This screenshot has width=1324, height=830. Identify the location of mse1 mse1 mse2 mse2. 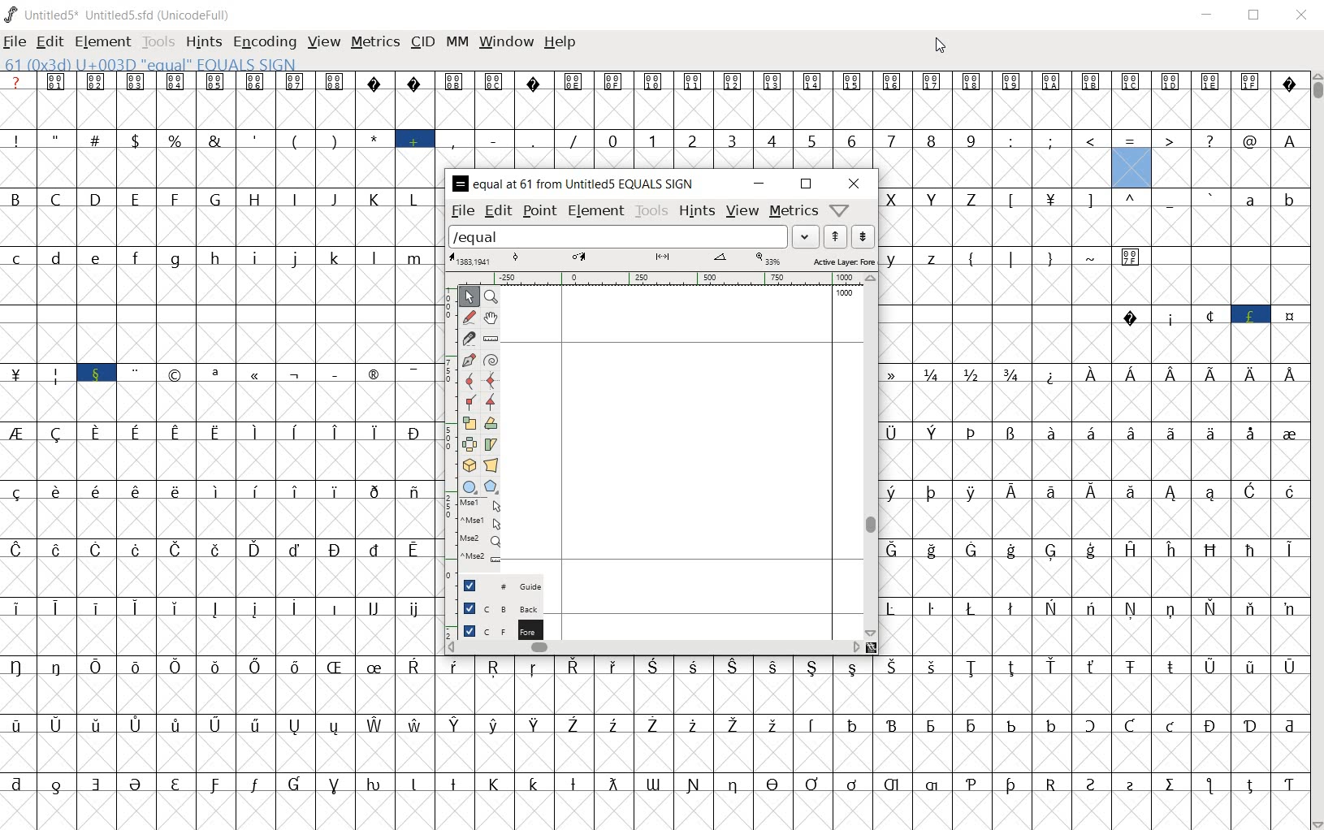
(478, 534).